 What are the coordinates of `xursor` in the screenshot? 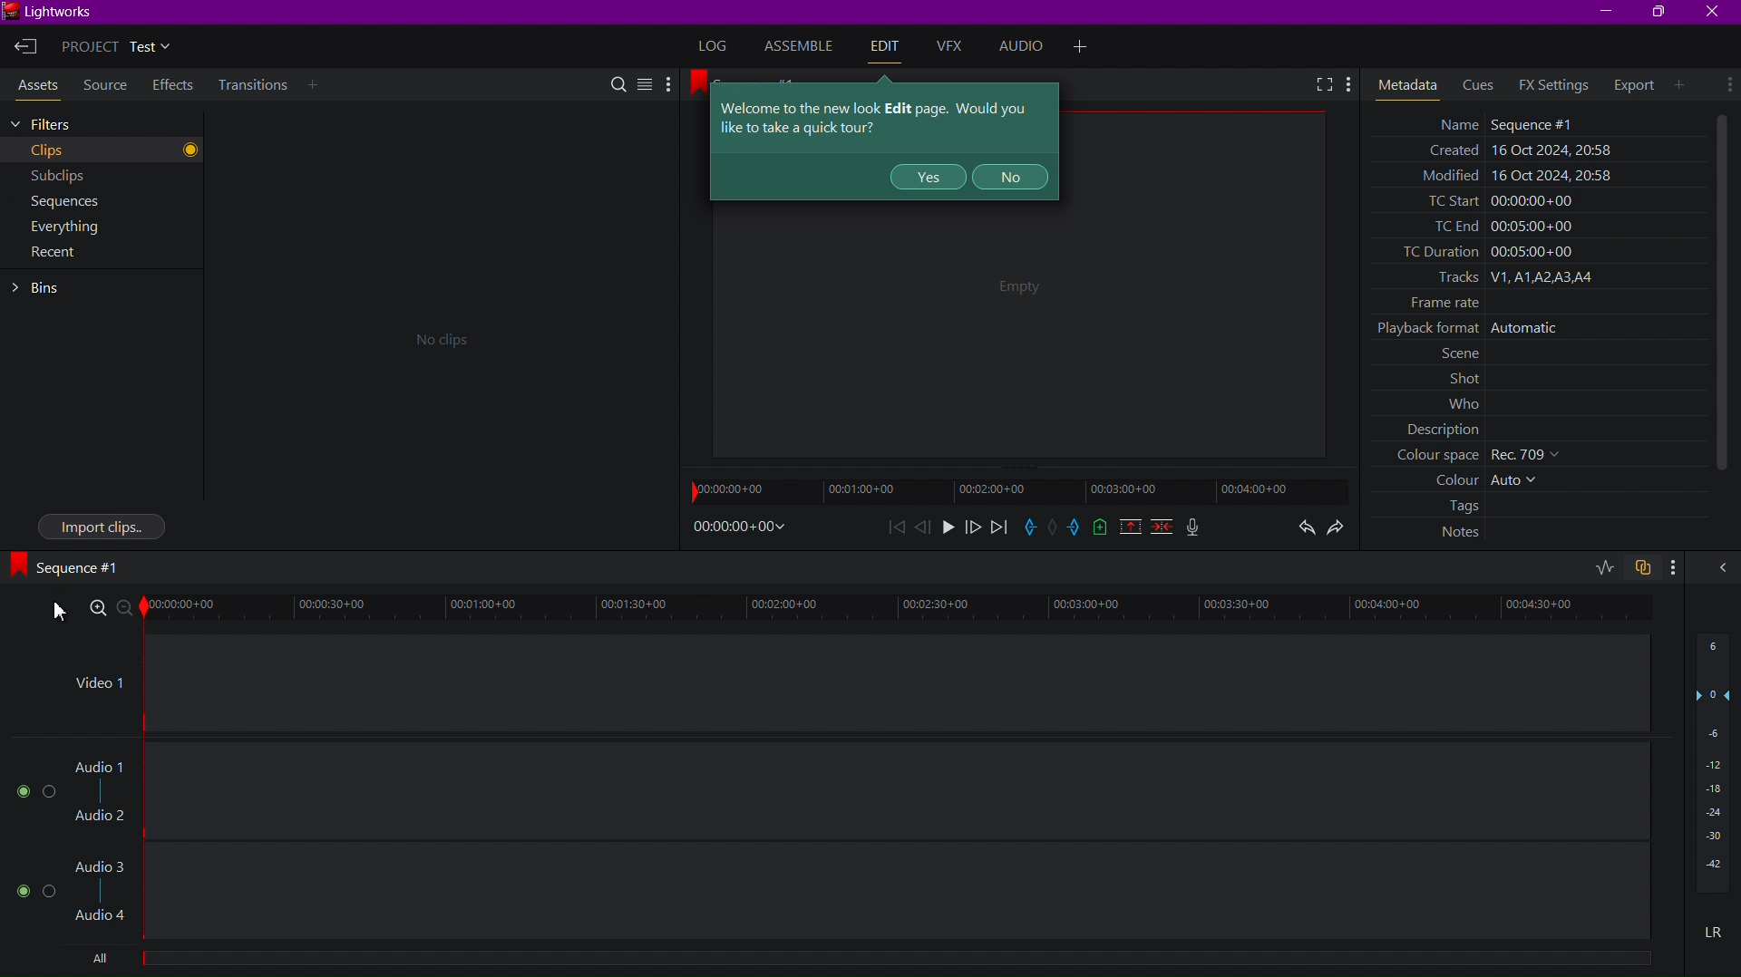 It's located at (52, 612).